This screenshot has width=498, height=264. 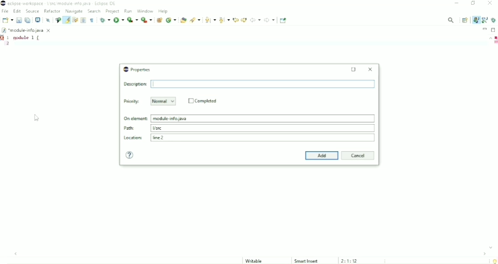 What do you see at coordinates (284, 20) in the screenshot?
I see `Pin Editor` at bounding box center [284, 20].